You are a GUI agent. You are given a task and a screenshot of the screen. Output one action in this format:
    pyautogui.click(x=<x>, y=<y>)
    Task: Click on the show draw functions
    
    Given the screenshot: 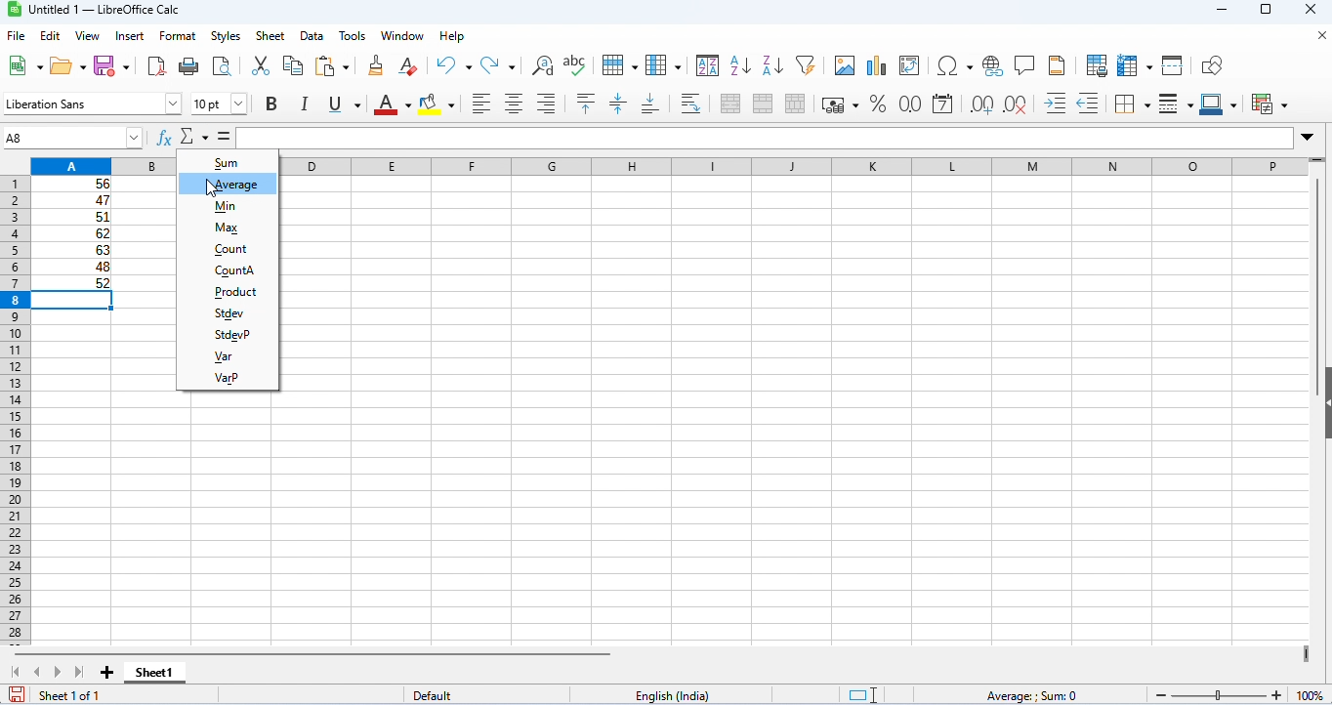 What is the action you would take?
    pyautogui.click(x=1213, y=66)
    